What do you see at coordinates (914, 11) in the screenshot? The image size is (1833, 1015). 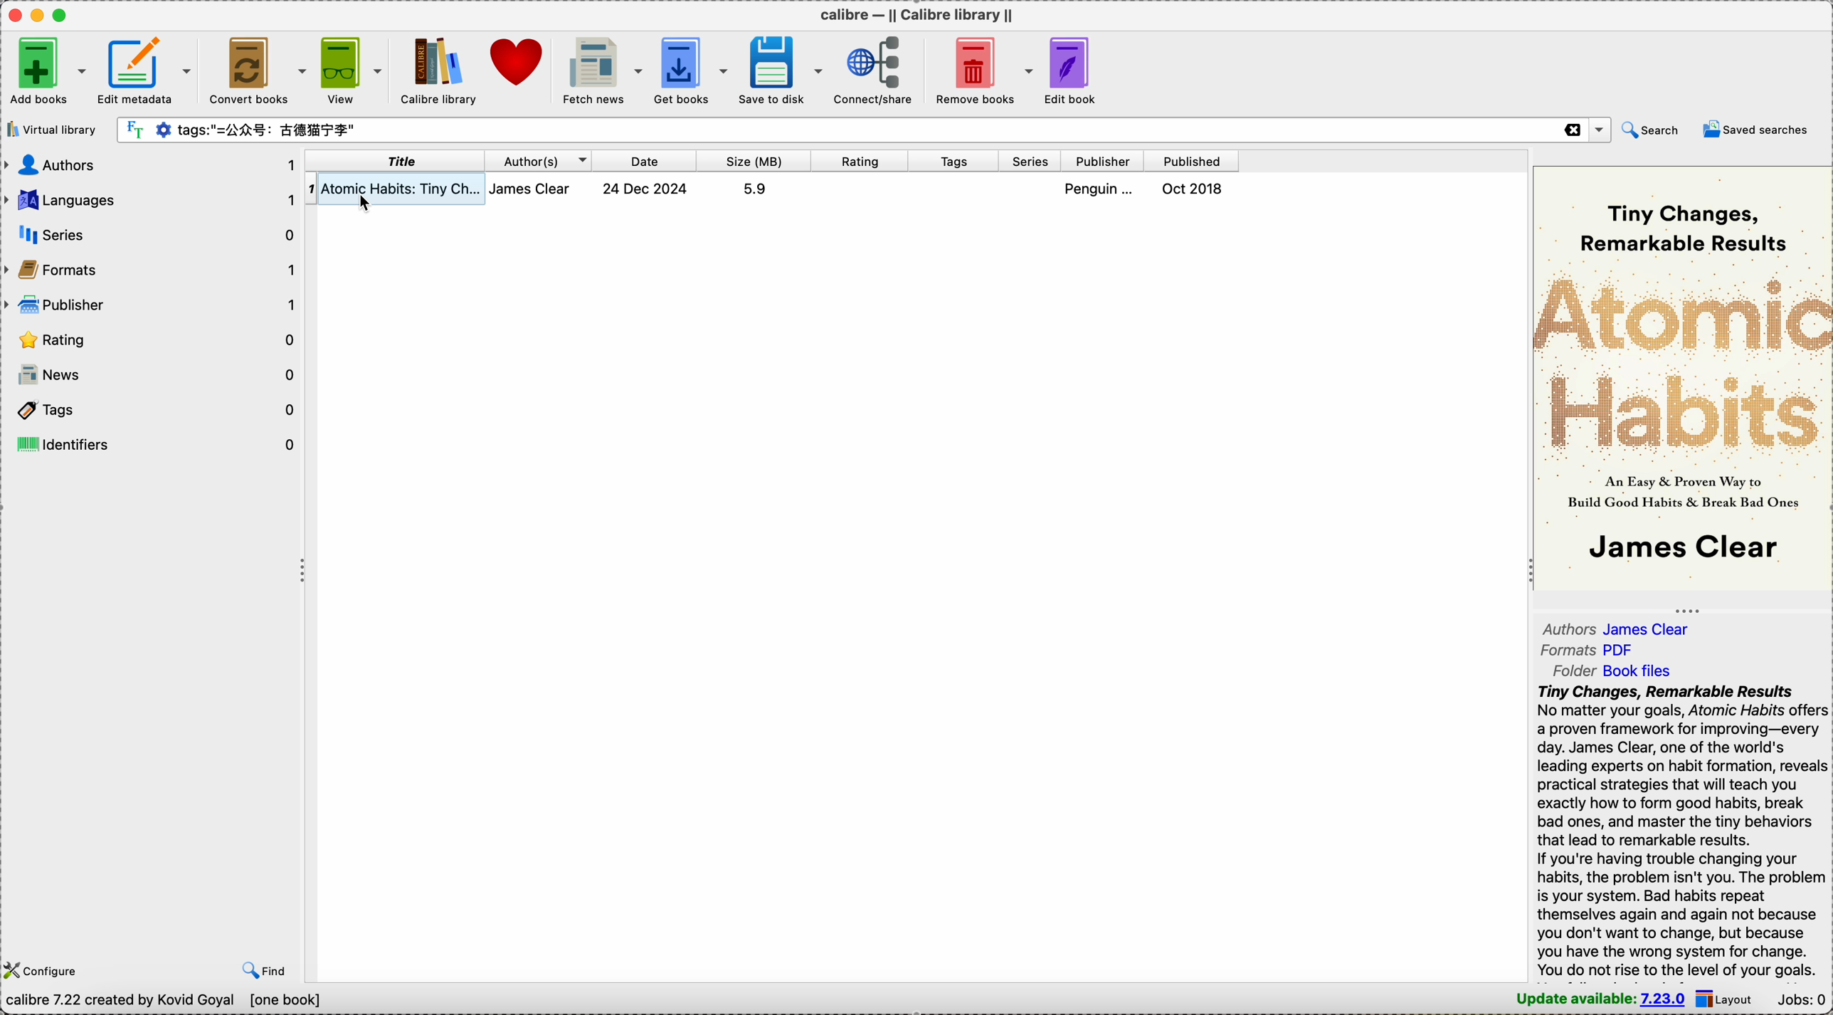 I see `Calibre` at bounding box center [914, 11].